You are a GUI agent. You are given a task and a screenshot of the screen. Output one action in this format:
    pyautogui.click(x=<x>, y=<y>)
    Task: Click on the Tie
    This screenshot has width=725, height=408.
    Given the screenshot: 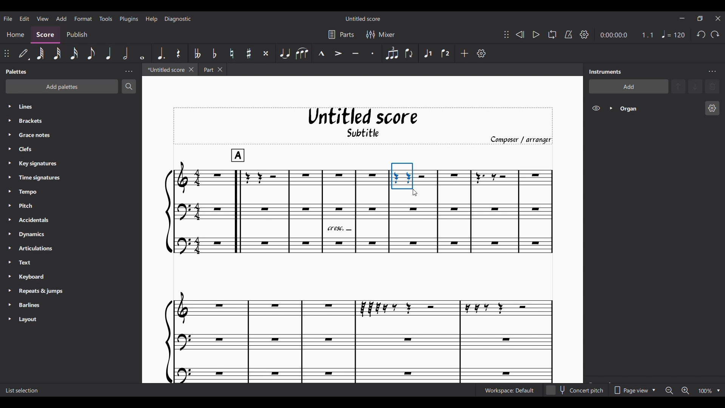 What is the action you would take?
    pyautogui.click(x=285, y=53)
    